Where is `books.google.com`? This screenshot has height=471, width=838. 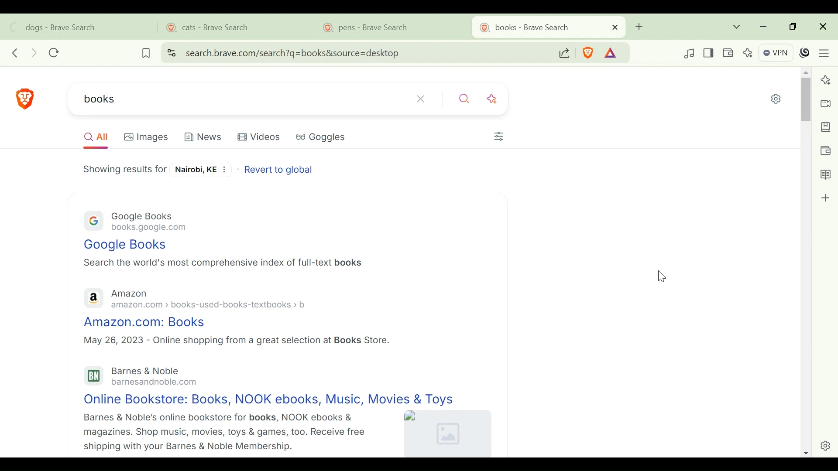
books.google.com is located at coordinates (154, 228).